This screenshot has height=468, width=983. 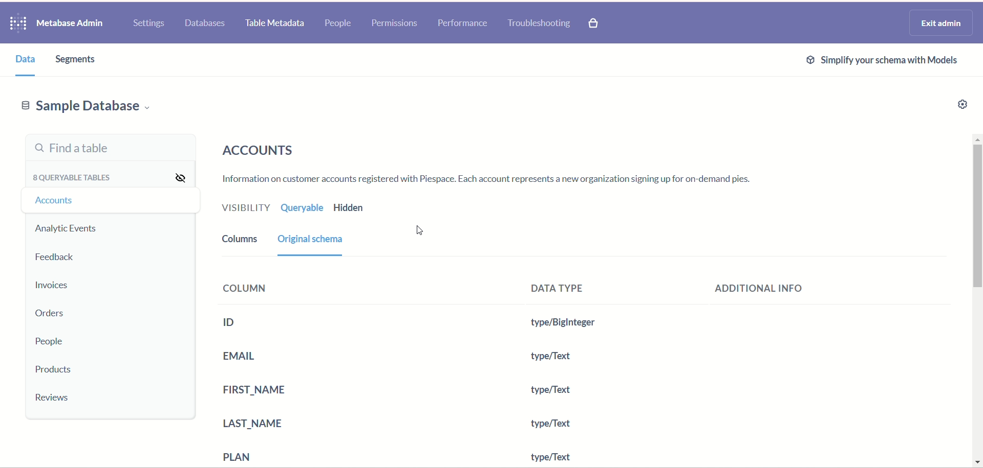 What do you see at coordinates (56, 285) in the screenshot?
I see `invoices` at bounding box center [56, 285].